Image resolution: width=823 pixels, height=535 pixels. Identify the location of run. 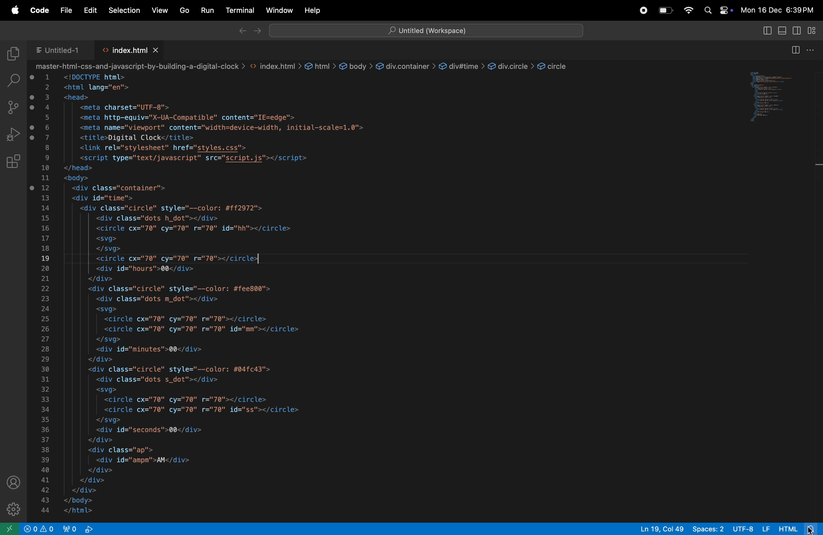
(206, 11).